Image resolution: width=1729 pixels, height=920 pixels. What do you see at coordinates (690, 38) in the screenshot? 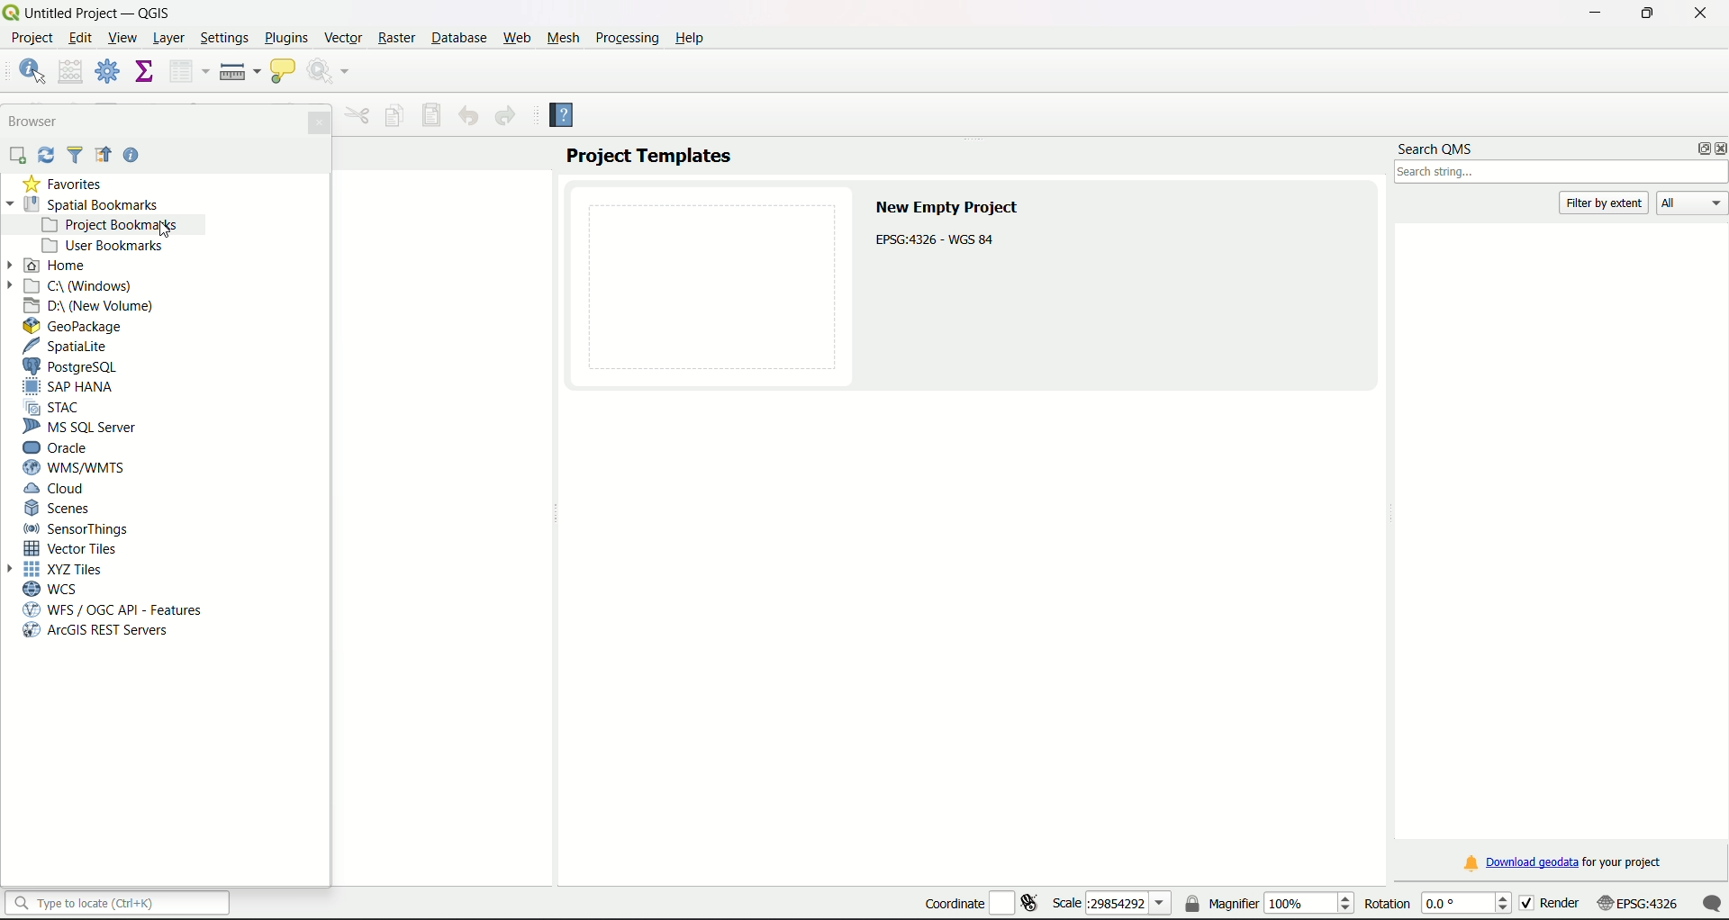
I see `Help` at bounding box center [690, 38].